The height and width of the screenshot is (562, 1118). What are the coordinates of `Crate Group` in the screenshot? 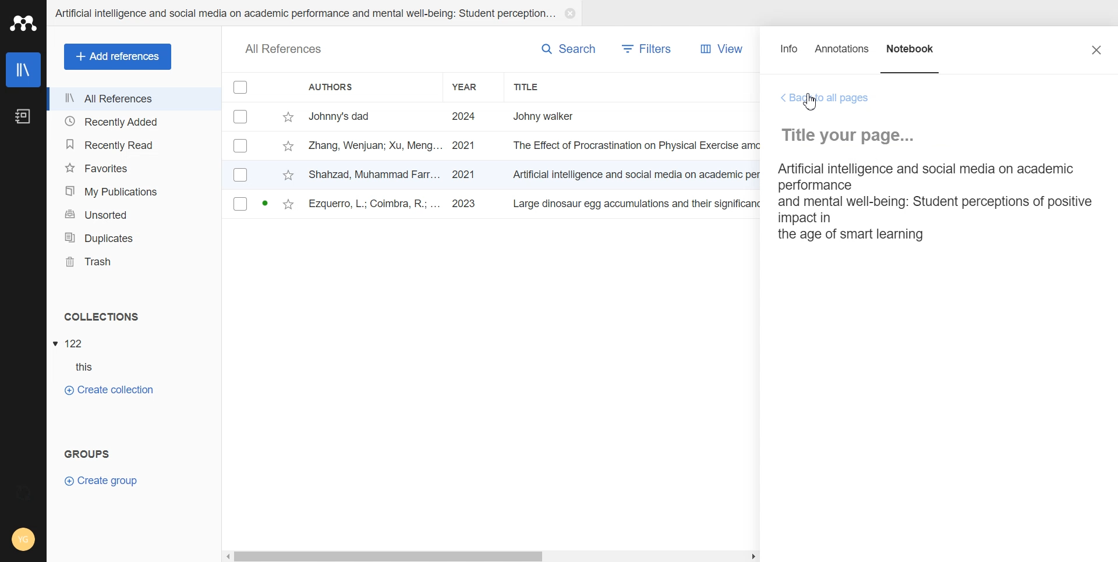 It's located at (101, 480).